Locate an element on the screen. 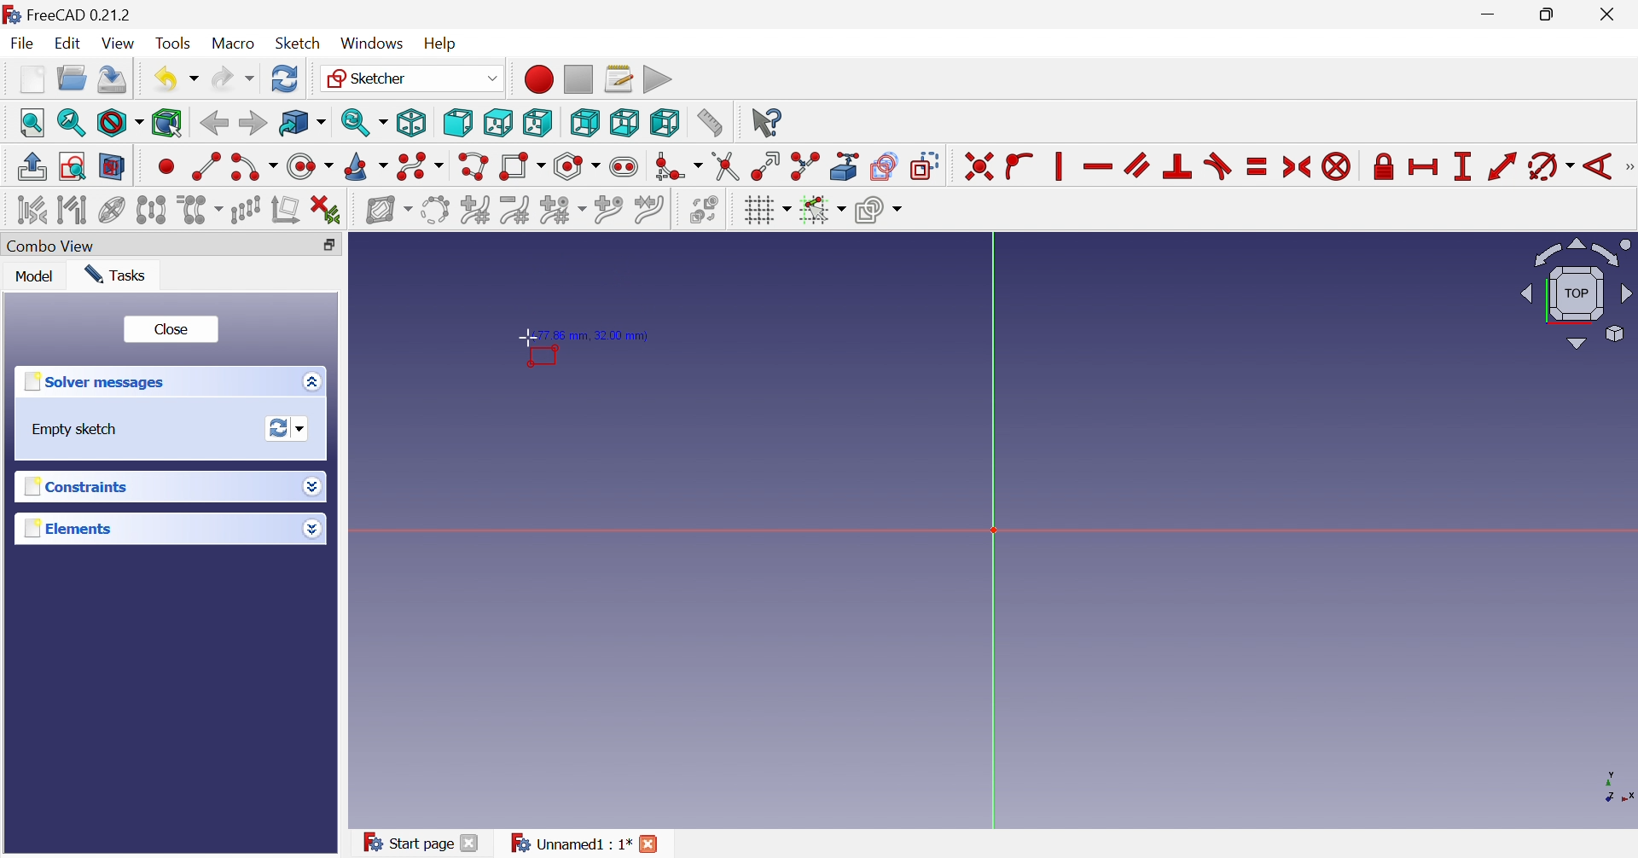 Image resolution: width=1638 pixels, height=858 pixels. Remove axes alignment is located at coordinates (287, 212).